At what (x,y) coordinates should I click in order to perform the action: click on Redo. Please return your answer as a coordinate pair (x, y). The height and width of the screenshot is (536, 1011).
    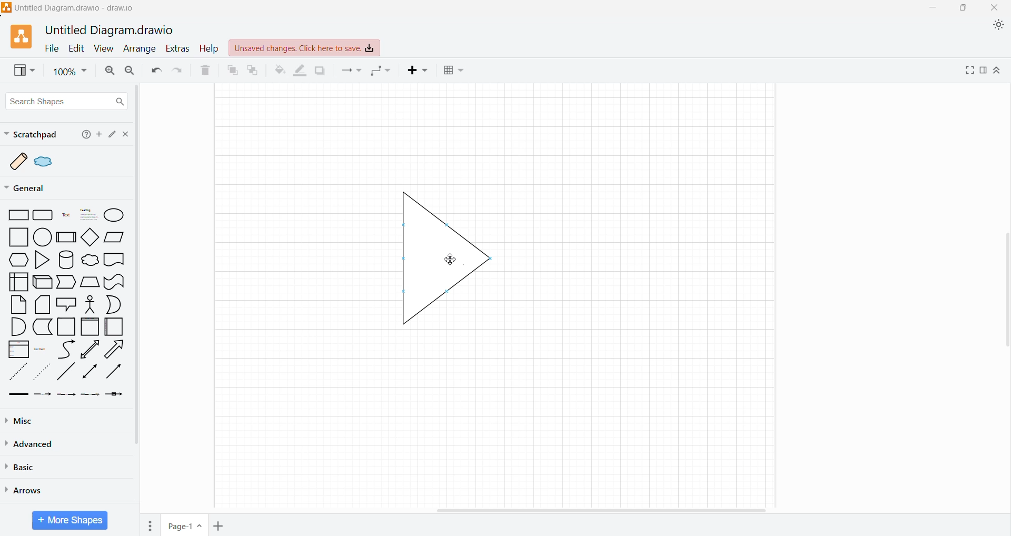
    Looking at the image, I should click on (178, 71).